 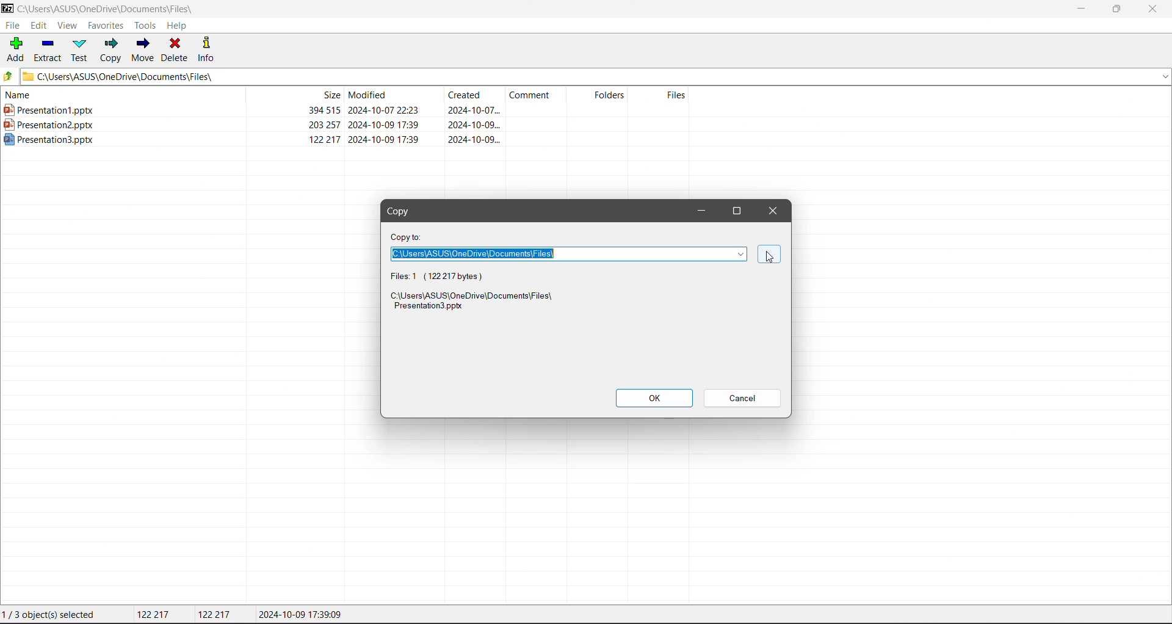 What do you see at coordinates (403, 211) in the screenshot?
I see `Copy` at bounding box center [403, 211].